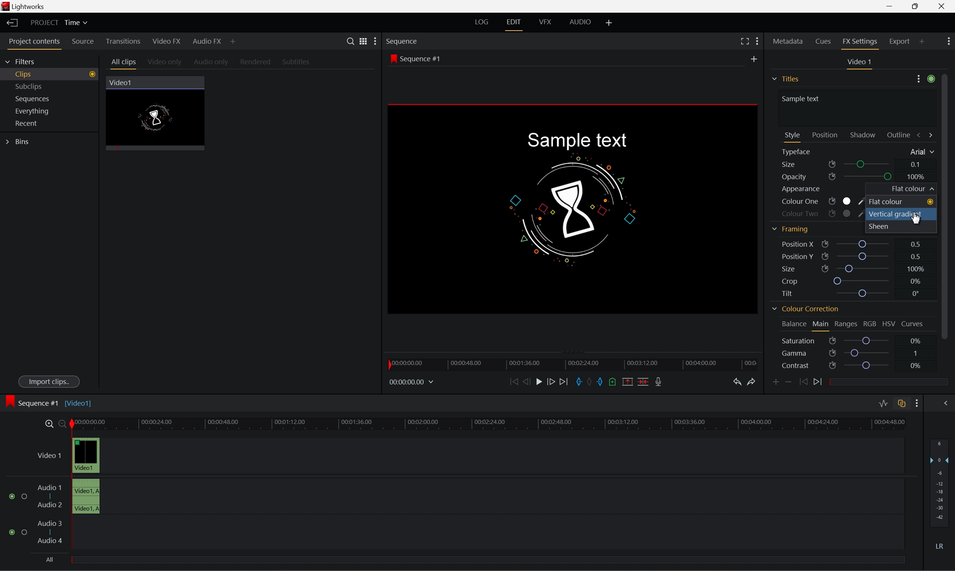  What do you see at coordinates (14, 532) in the screenshot?
I see `checked checkbox` at bounding box center [14, 532].